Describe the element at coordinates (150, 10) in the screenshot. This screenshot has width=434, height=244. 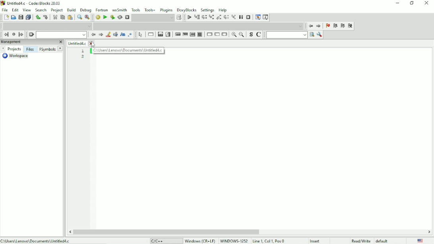
I see `Tools+` at that location.